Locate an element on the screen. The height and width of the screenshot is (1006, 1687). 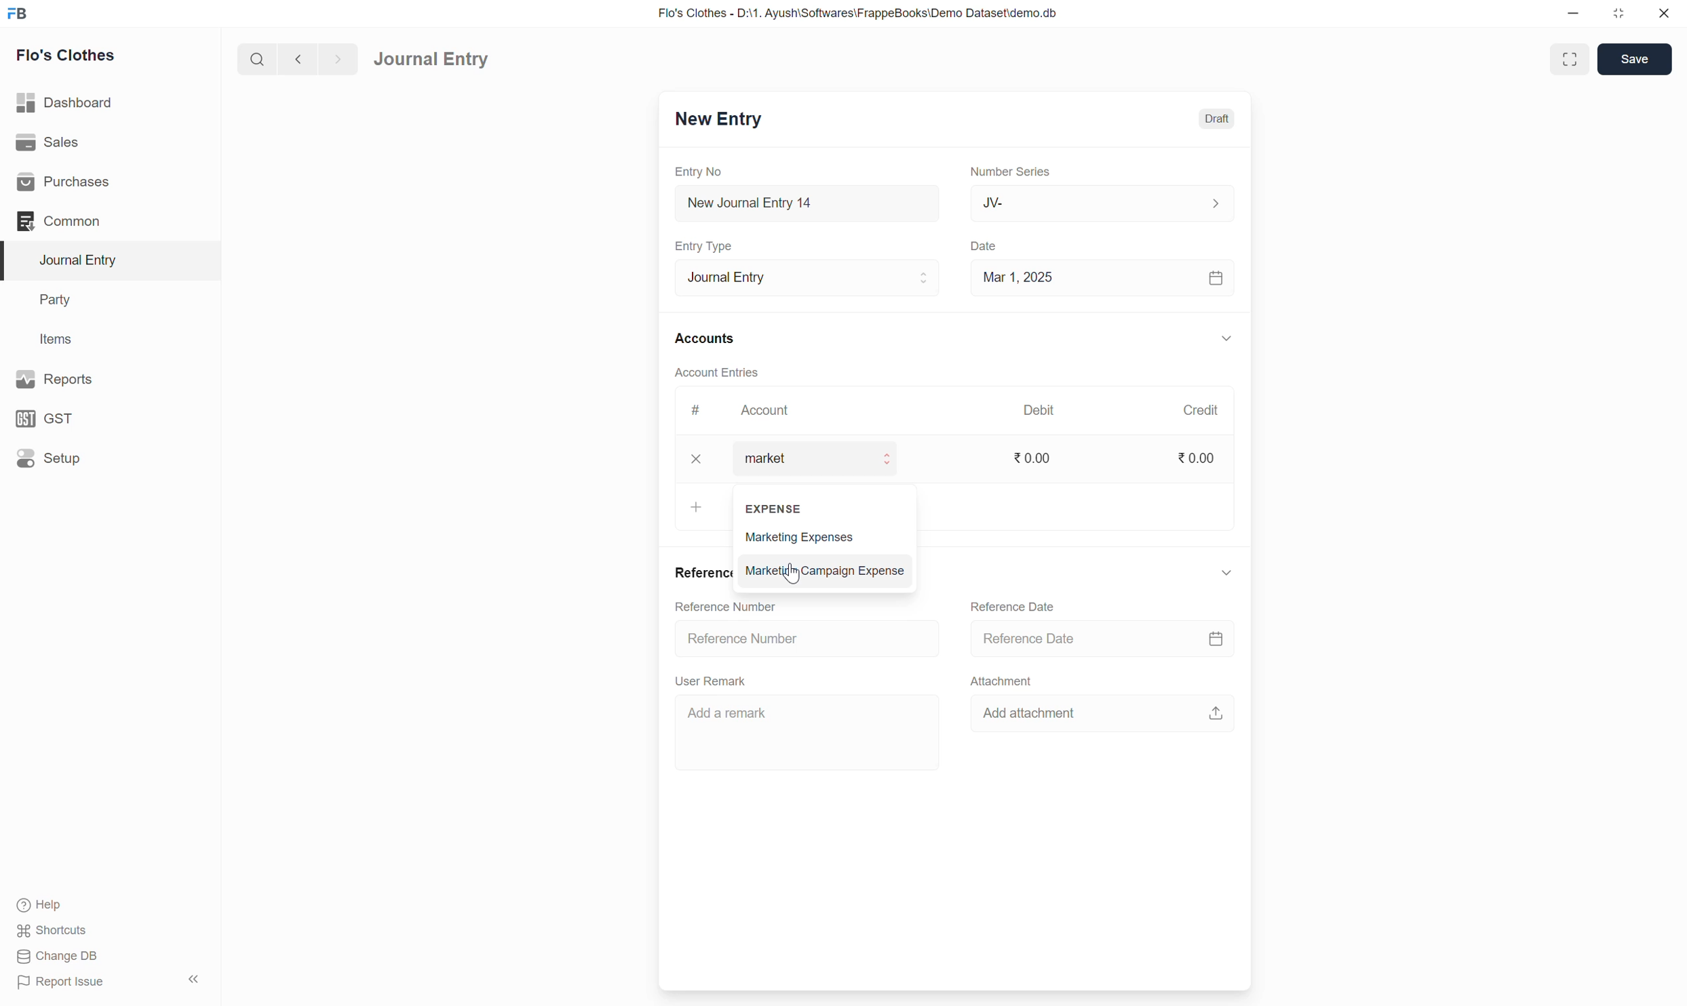
Report Issue is located at coordinates (66, 983).